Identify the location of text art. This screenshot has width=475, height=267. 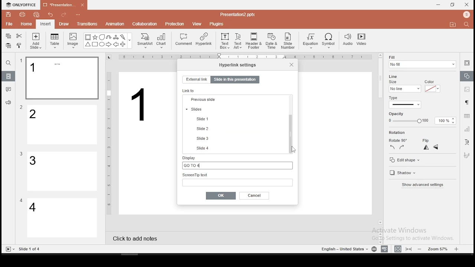
(238, 40).